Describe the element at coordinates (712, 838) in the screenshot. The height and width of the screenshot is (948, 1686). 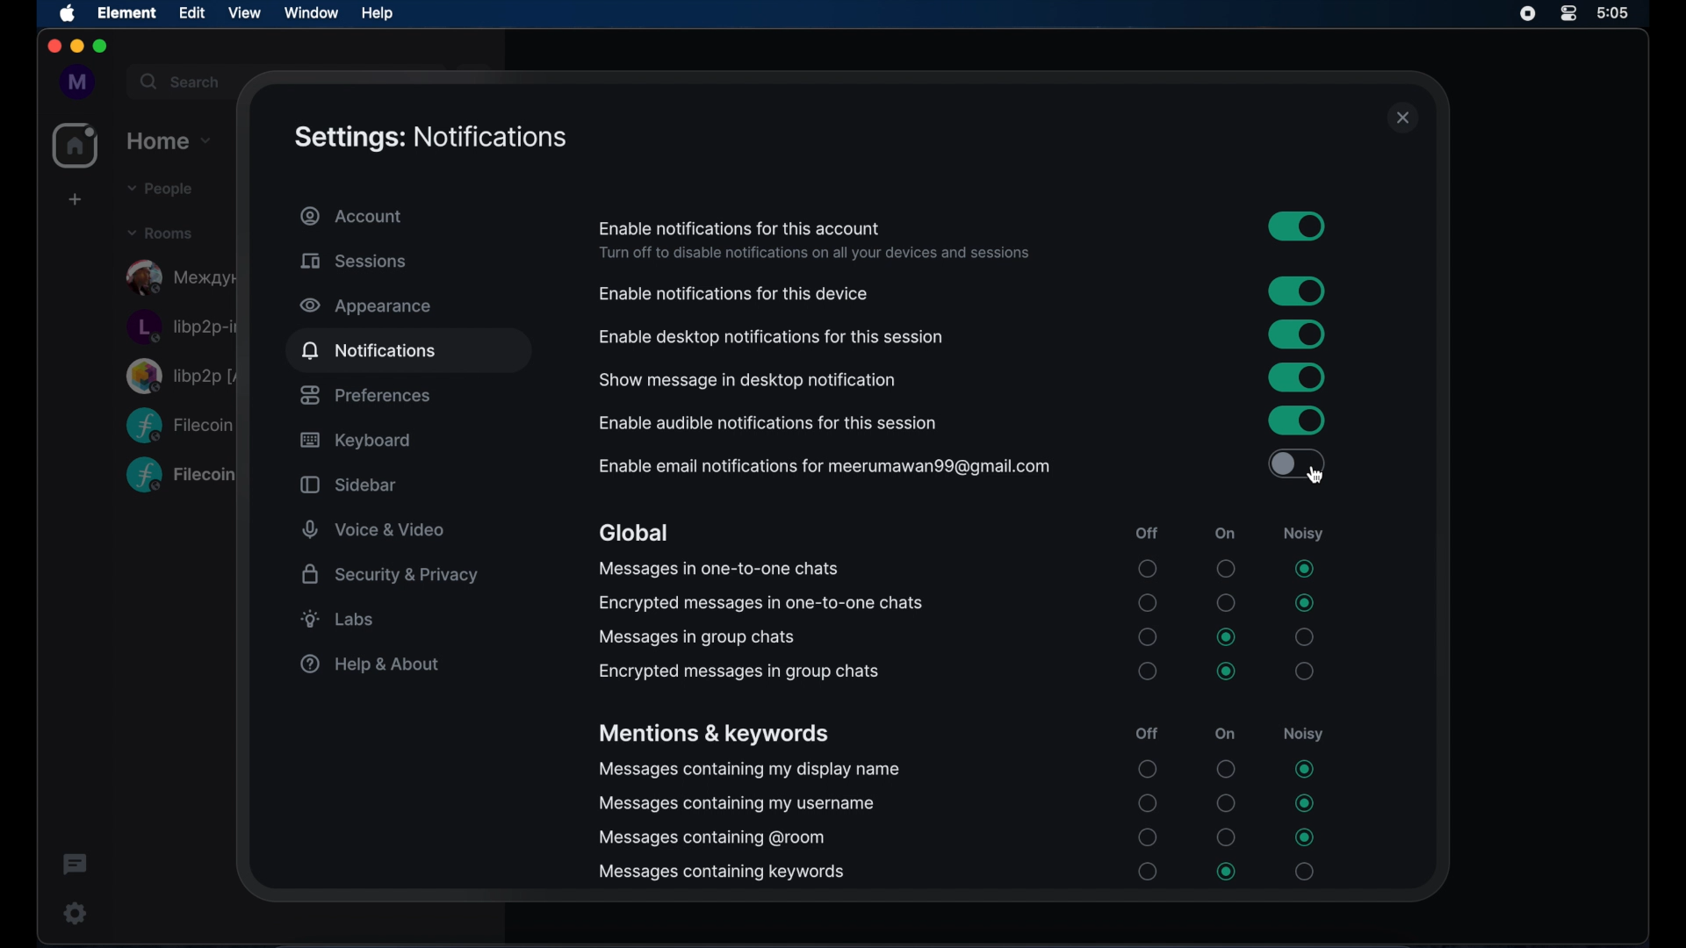
I see `messages containing @room` at that location.